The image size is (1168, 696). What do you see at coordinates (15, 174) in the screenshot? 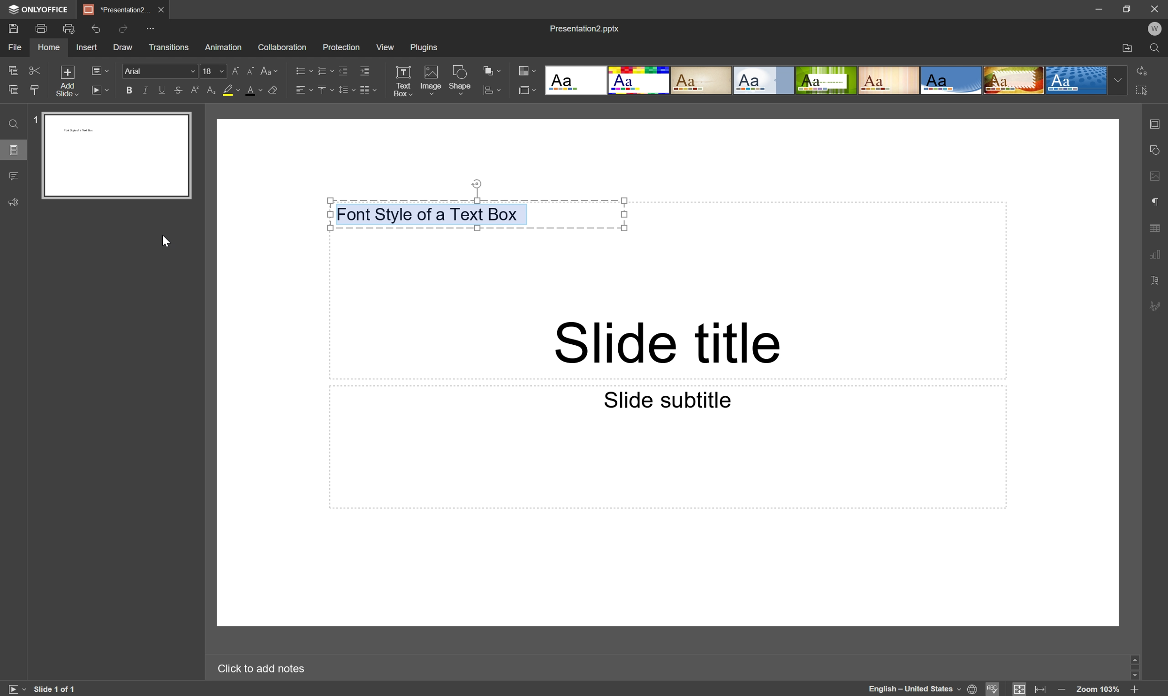
I see `Comments` at bounding box center [15, 174].